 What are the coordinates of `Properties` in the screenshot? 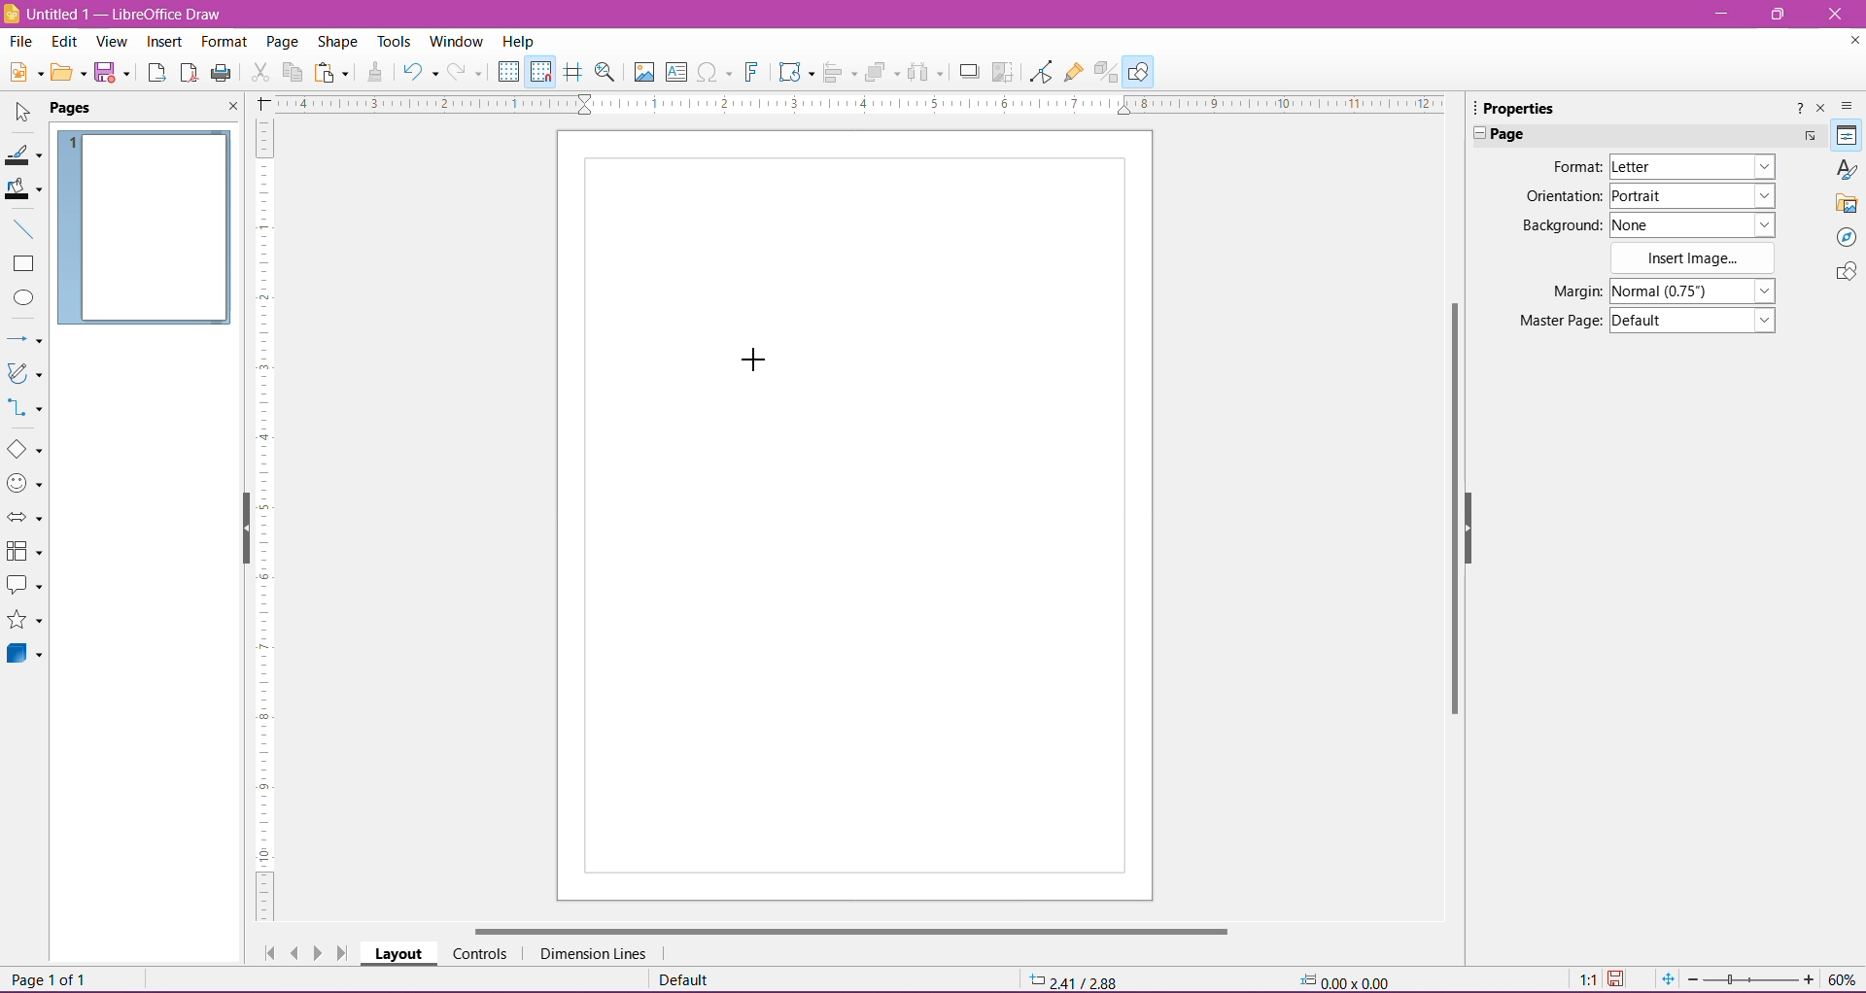 It's located at (1848, 135).